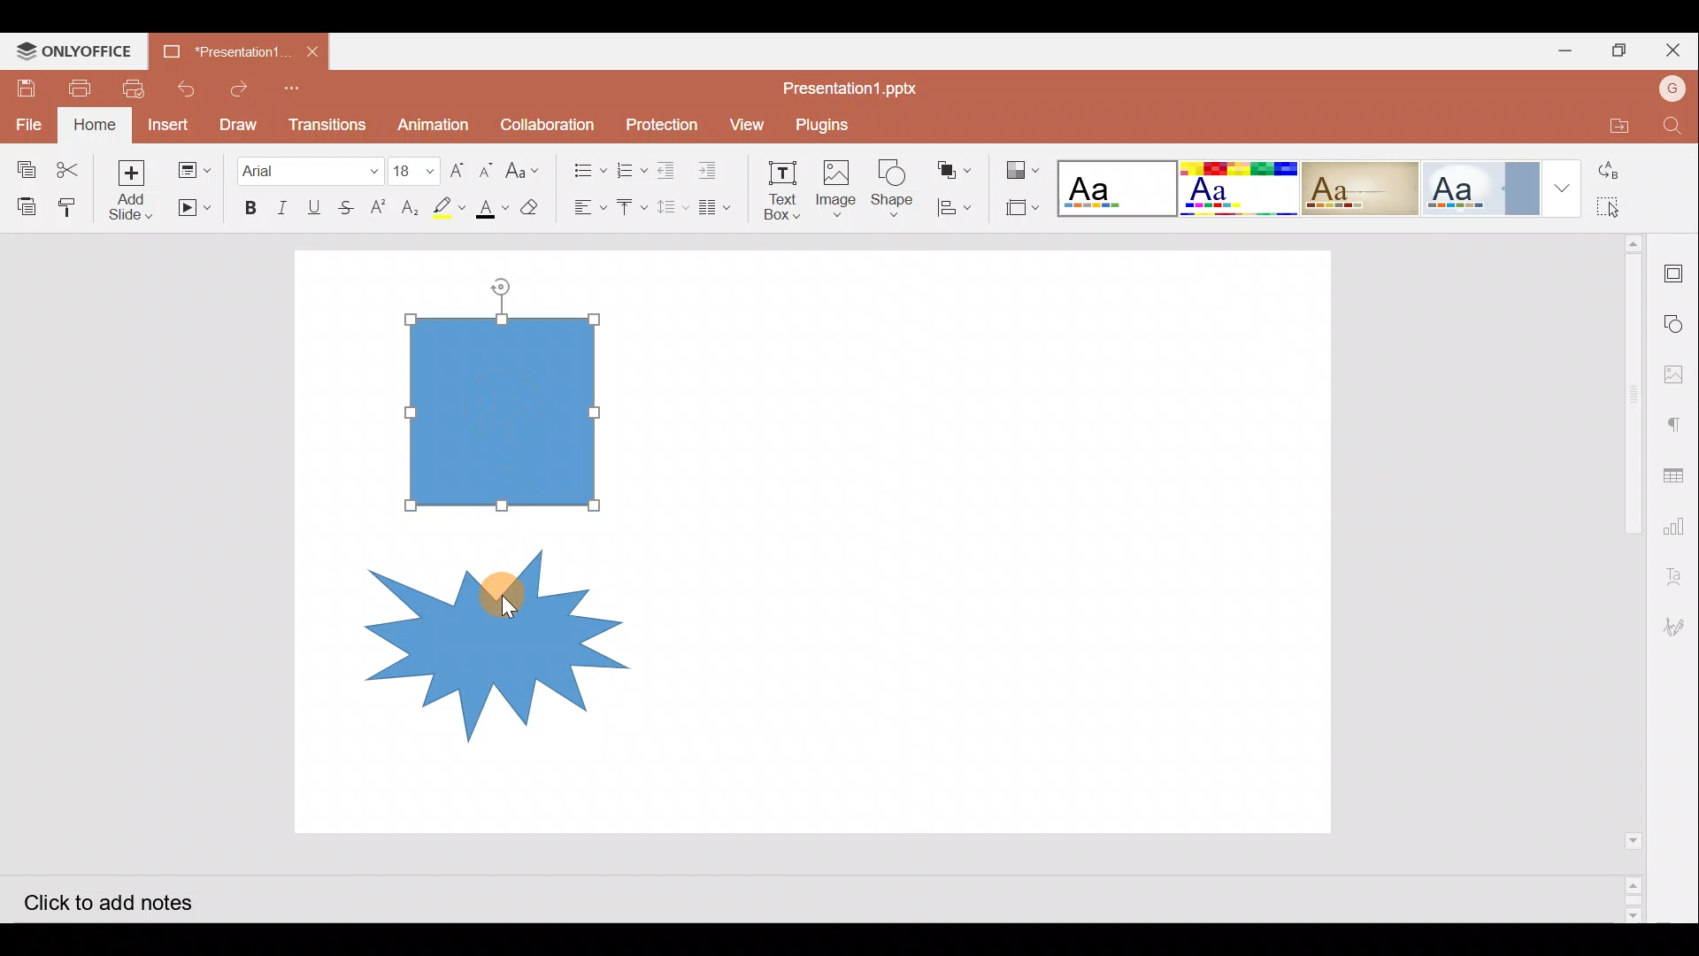 Image resolution: width=1699 pixels, height=956 pixels. What do you see at coordinates (434, 119) in the screenshot?
I see `Animation` at bounding box center [434, 119].